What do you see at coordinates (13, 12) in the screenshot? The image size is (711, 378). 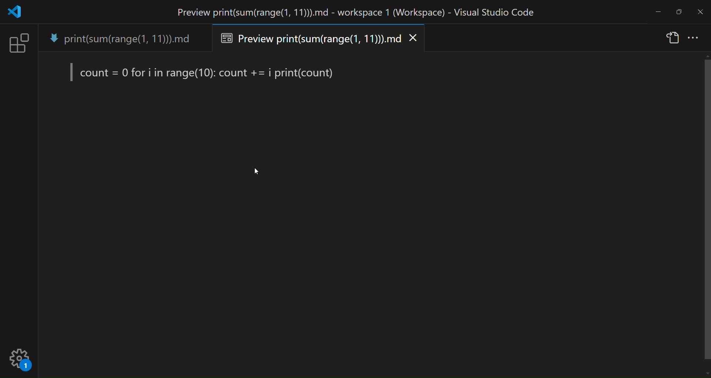 I see `logo` at bounding box center [13, 12].